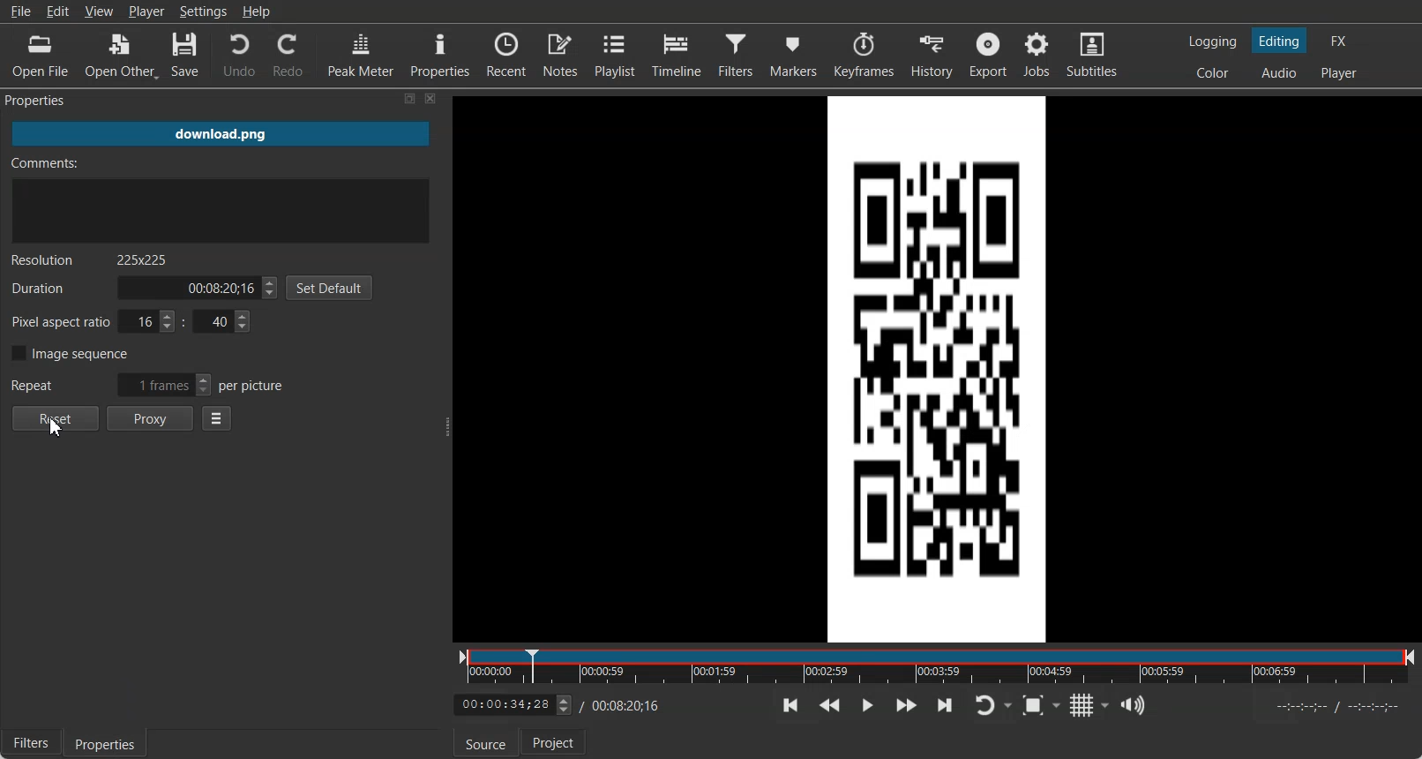  Describe the element at coordinates (1278, 41) in the screenshot. I see `Switch to Editing layout` at that location.